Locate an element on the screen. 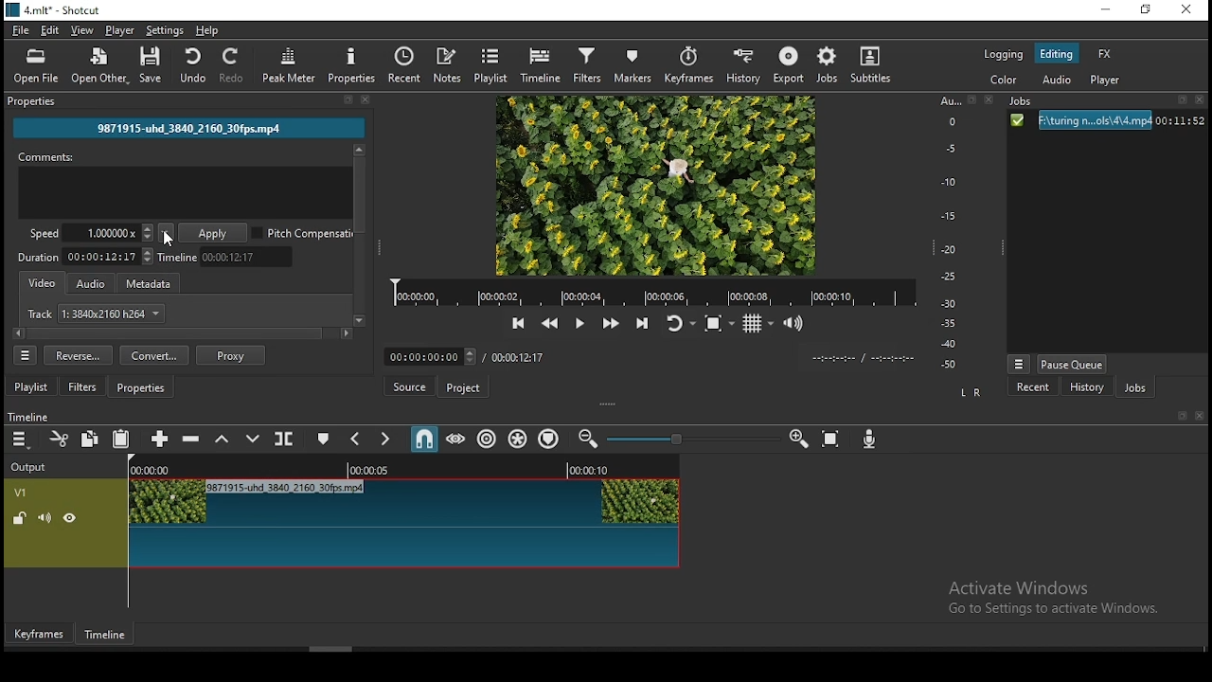 The image size is (1212, 682). lift is located at coordinates (223, 440).